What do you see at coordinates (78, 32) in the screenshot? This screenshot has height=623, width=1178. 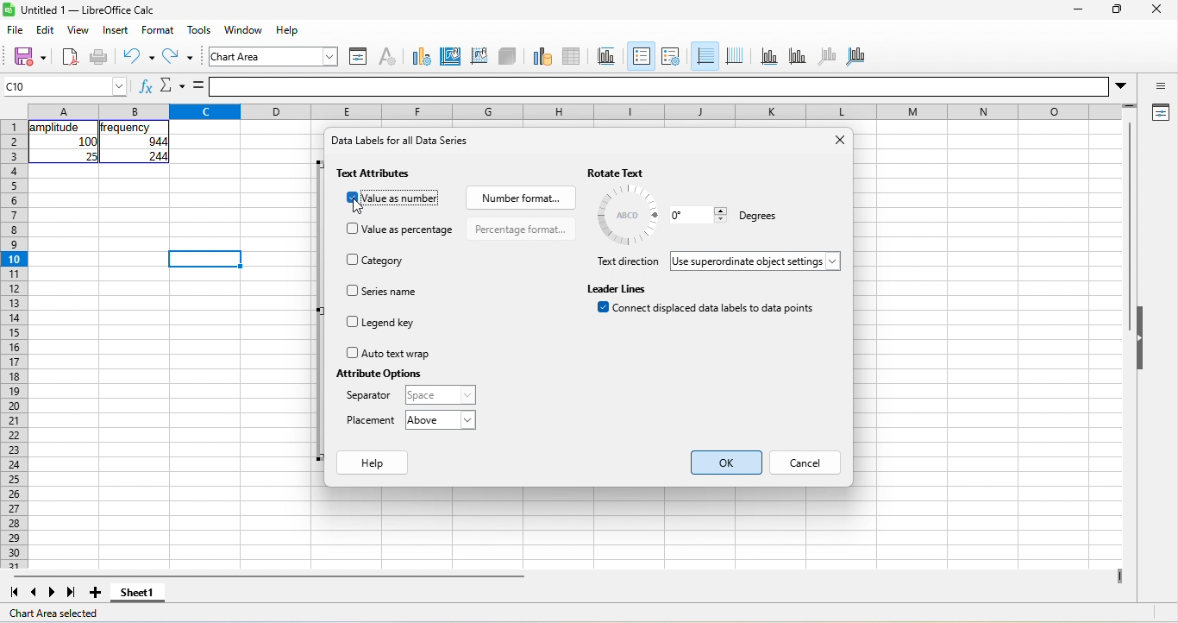 I see `view` at bounding box center [78, 32].